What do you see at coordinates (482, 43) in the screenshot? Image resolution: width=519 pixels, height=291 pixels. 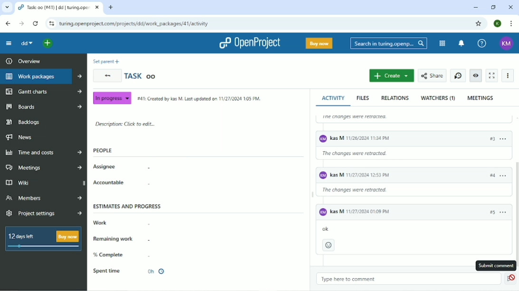 I see `Help` at bounding box center [482, 43].